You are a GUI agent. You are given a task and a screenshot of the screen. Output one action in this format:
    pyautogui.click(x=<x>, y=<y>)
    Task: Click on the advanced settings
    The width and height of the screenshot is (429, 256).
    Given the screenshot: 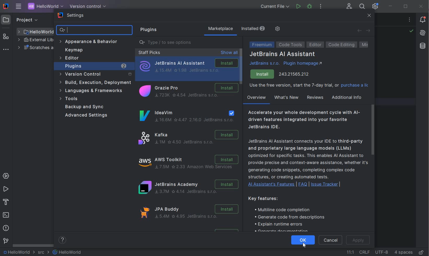 What is the action you would take?
    pyautogui.click(x=88, y=115)
    